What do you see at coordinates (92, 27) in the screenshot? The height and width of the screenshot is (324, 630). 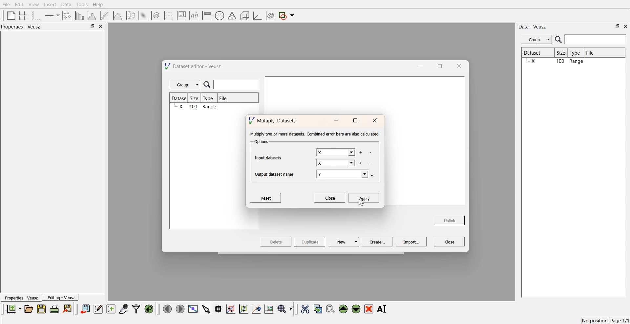 I see `minimise or maximise` at bounding box center [92, 27].